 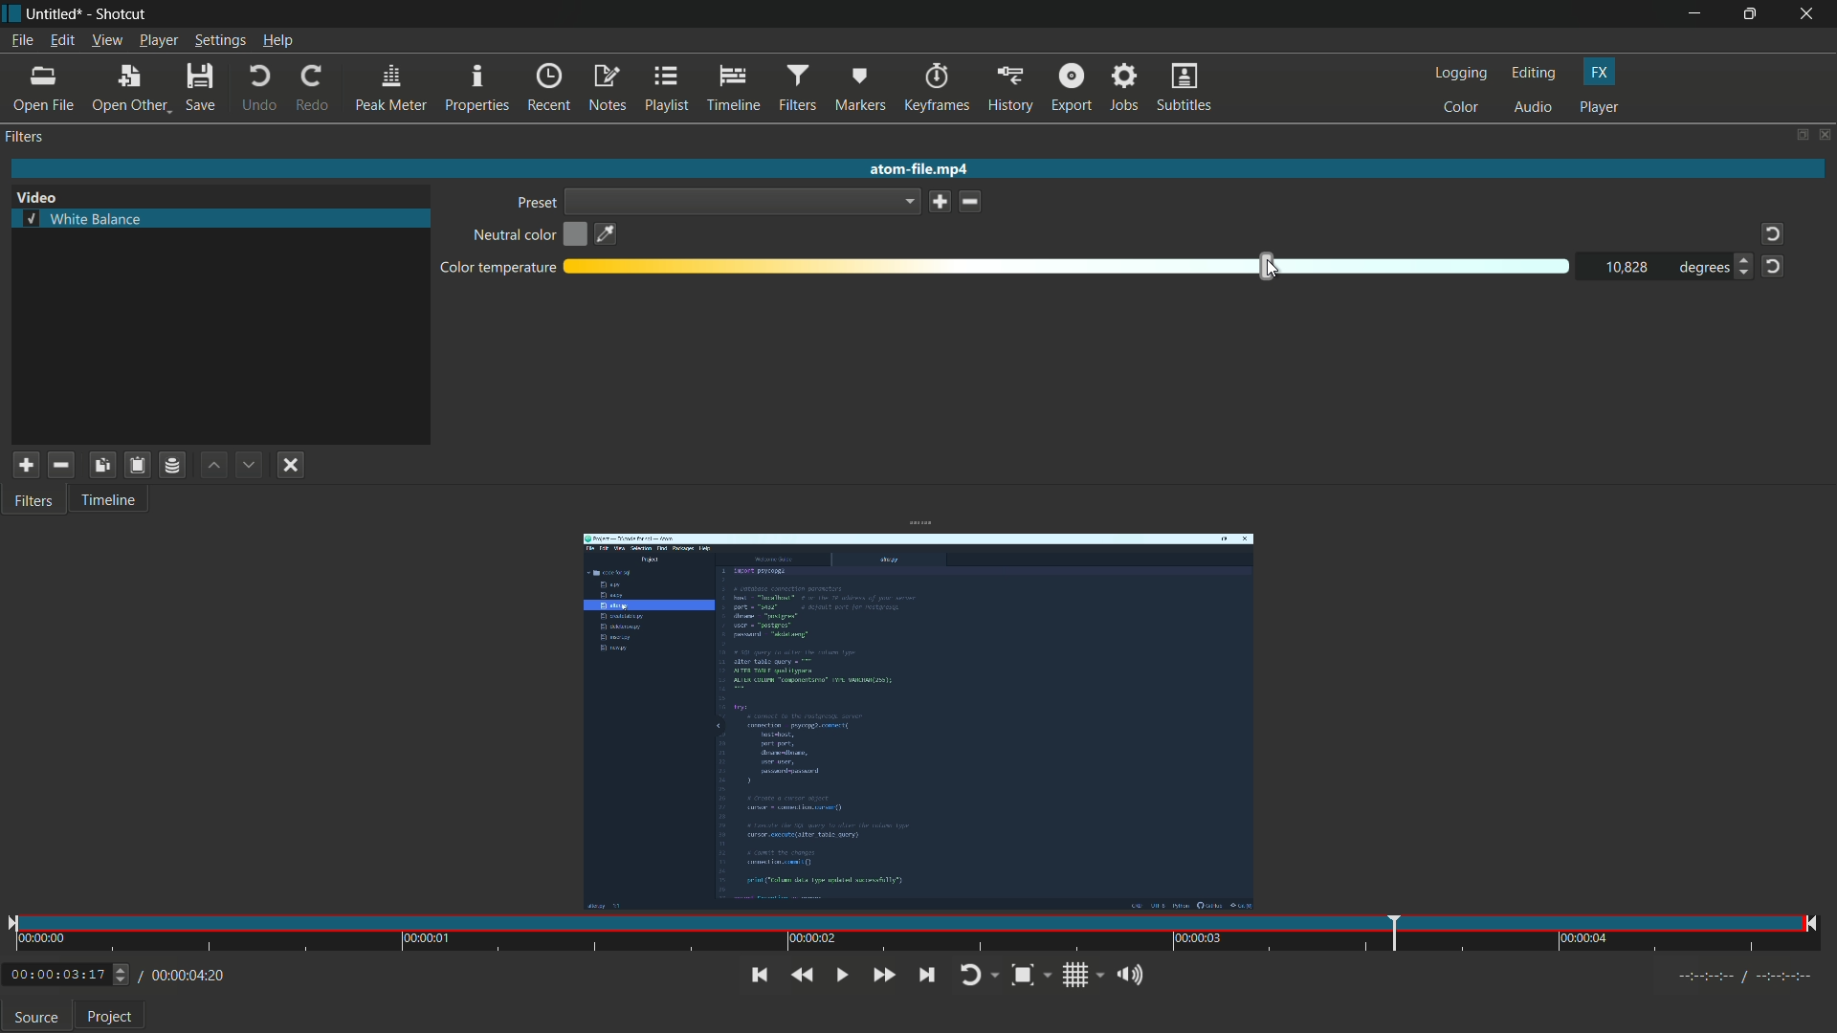 I want to click on timeline, so click(x=732, y=89).